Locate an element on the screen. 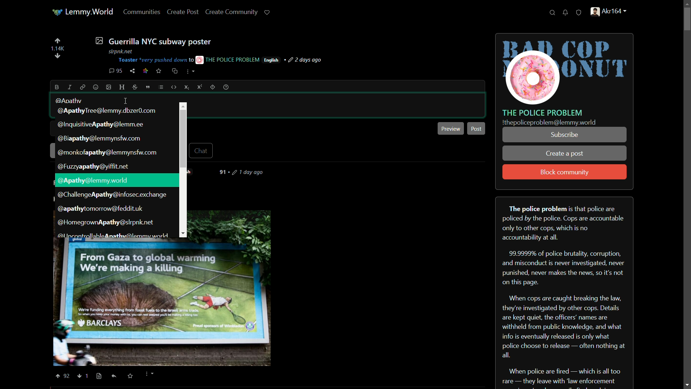  header is located at coordinates (122, 88).